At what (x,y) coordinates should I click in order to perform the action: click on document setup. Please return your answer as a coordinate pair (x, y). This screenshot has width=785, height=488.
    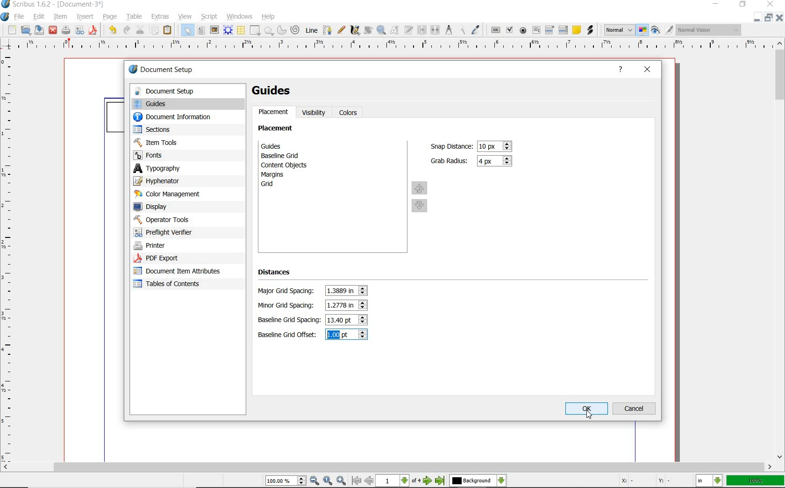
    Looking at the image, I should click on (171, 71).